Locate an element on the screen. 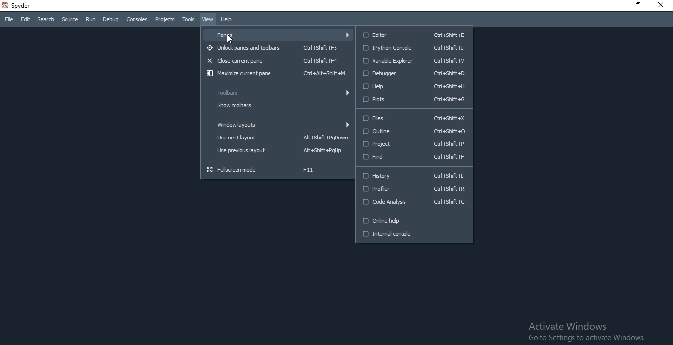 This screenshot has height=345, width=673. Debug is located at coordinates (112, 20).